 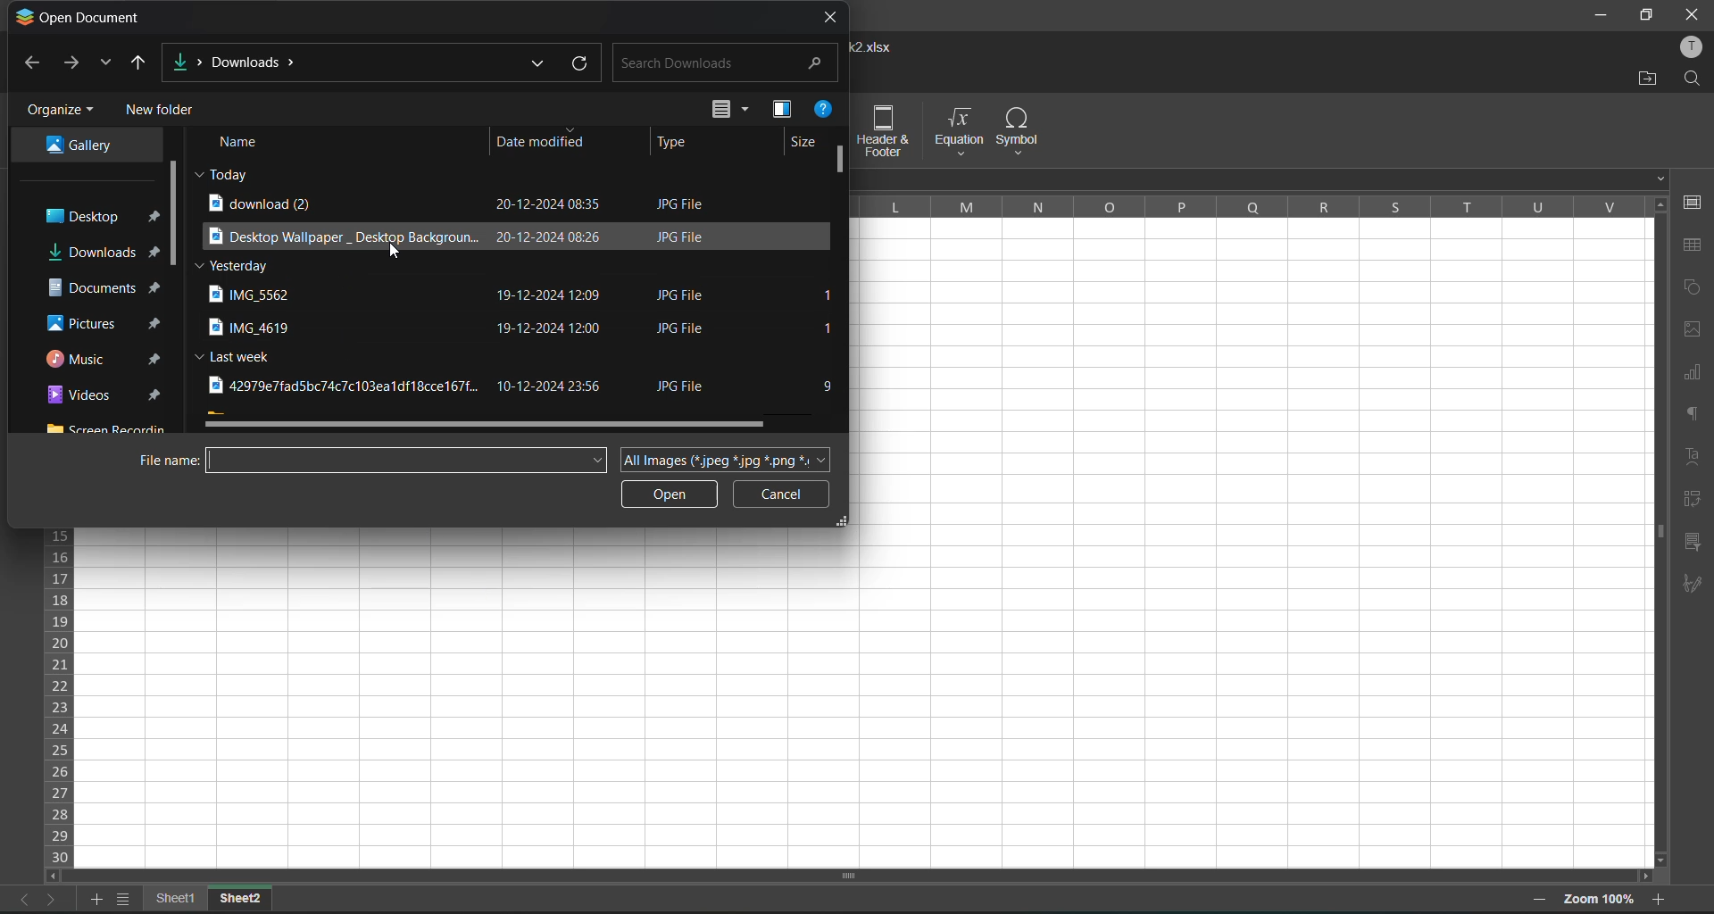 I want to click on refresh, so click(x=580, y=66).